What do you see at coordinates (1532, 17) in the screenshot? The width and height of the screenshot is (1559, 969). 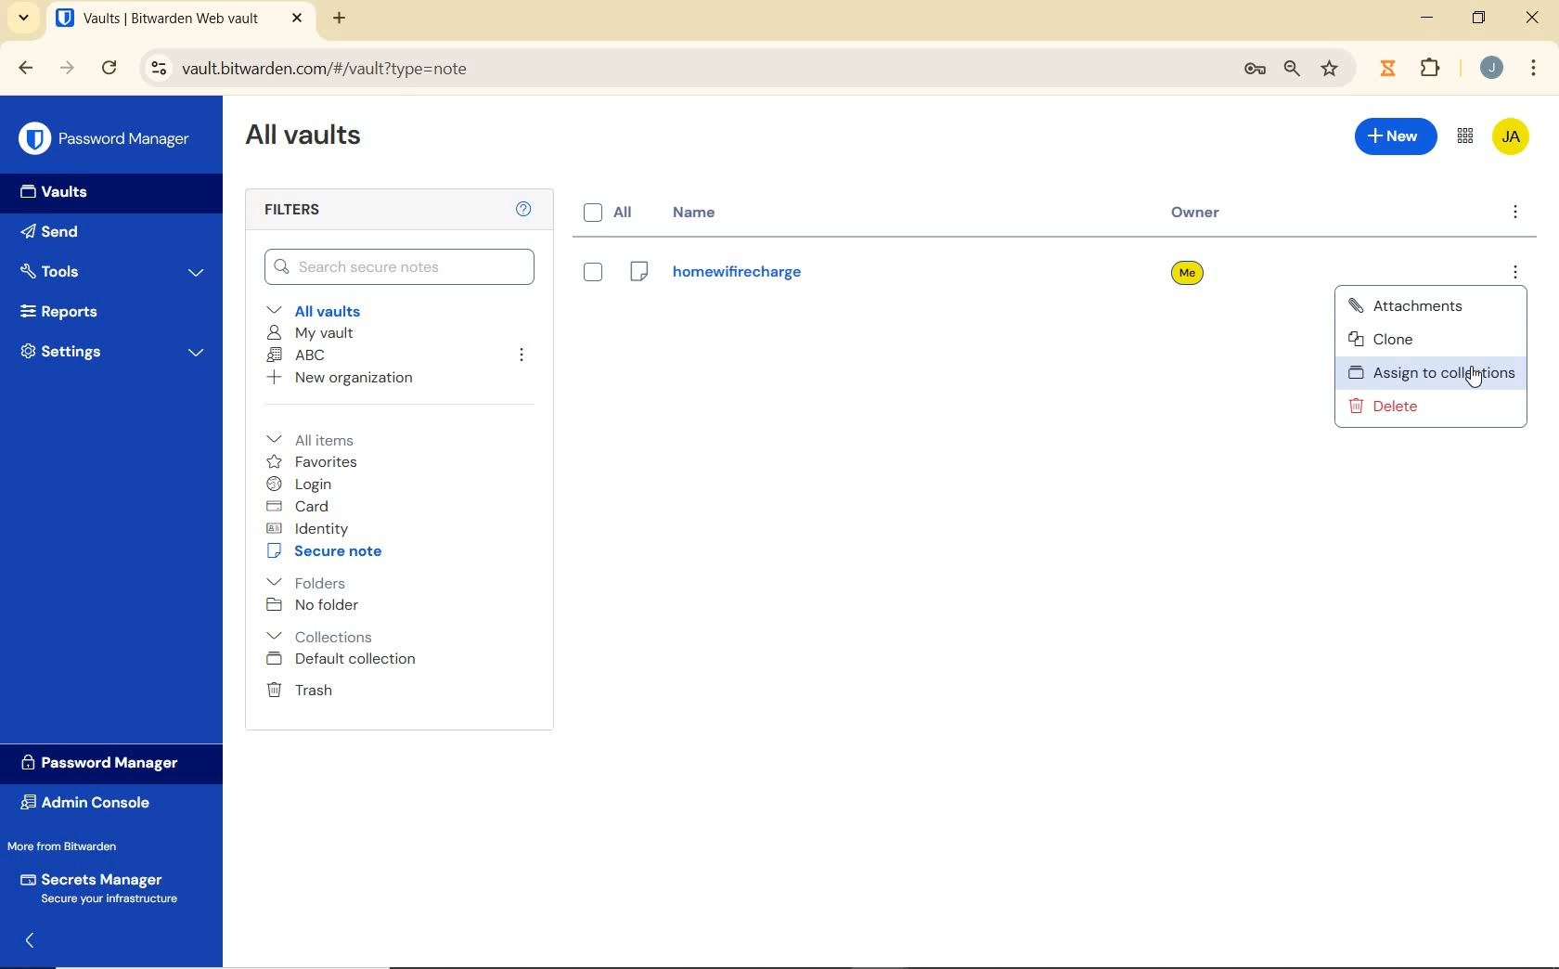 I see `close` at bounding box center [1532, 17].